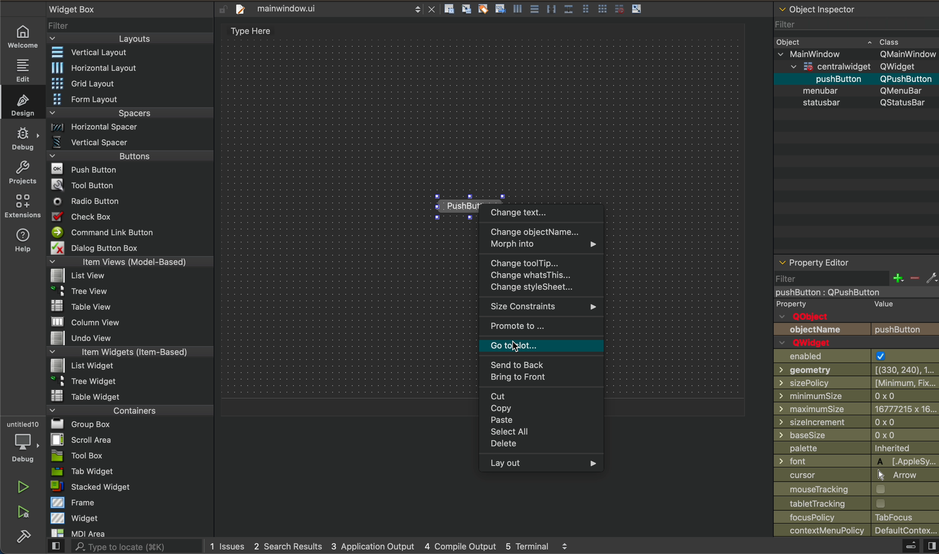 Image resolution: width=939 pixels, height=554 pixels. What do you see at coordinates (547, 433) in the screenshot?
I see `select all` at bounding box center [547, 433].